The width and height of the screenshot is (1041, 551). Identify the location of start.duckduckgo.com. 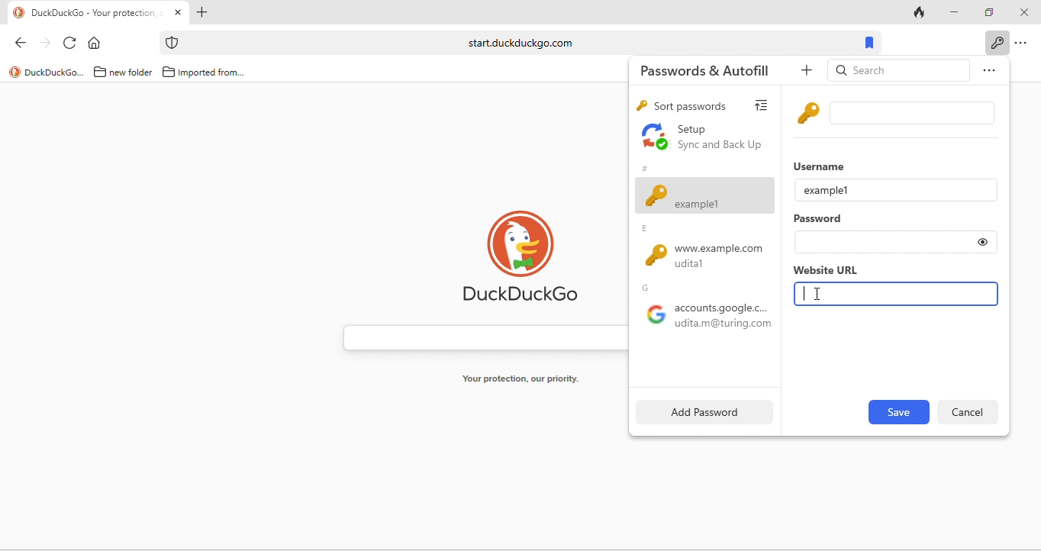
(519, 43).